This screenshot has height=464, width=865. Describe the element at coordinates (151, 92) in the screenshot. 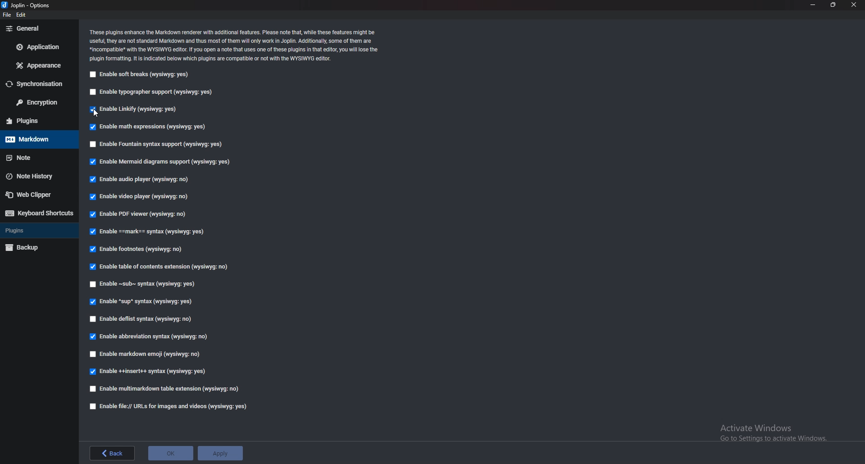

I see `Enable typographer support` at that location.